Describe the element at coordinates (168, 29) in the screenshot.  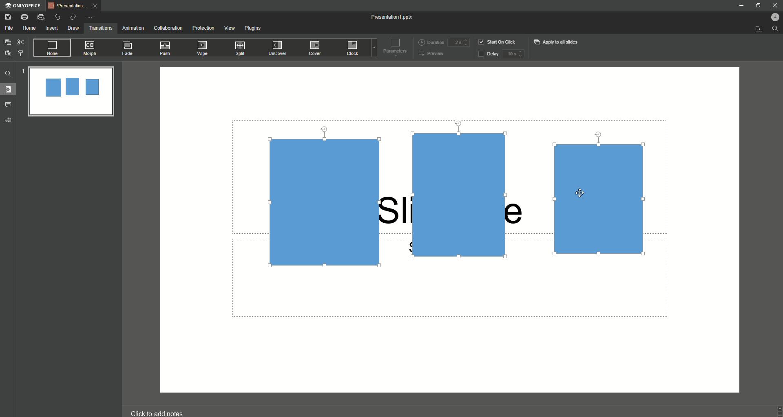
I see `Collaboration` at that location.